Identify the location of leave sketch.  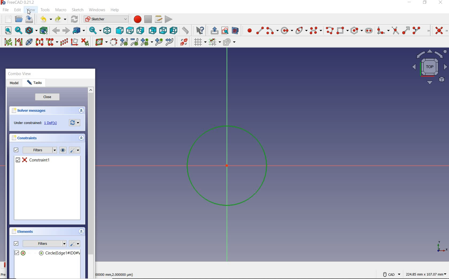
(213, 30).